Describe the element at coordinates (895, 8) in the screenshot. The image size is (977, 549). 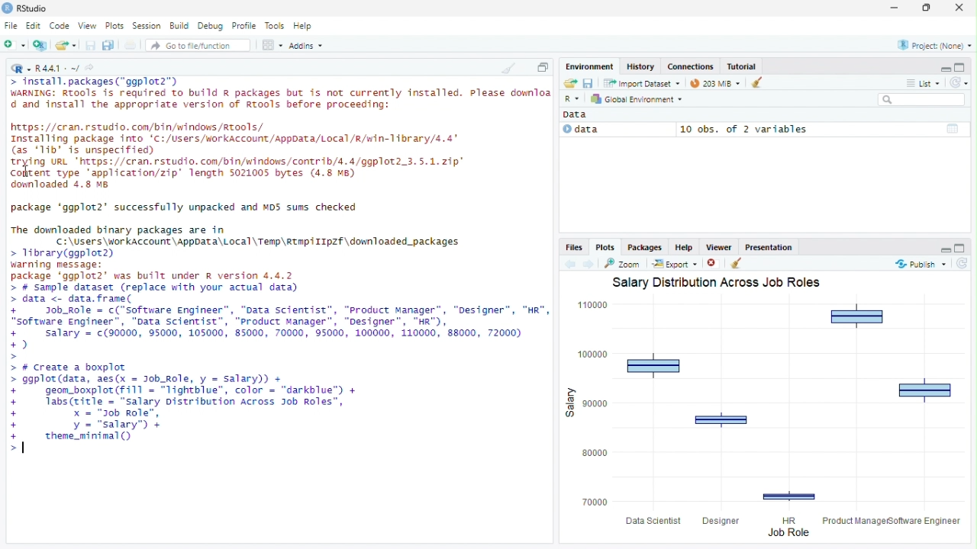
I see `minimize` at that location.